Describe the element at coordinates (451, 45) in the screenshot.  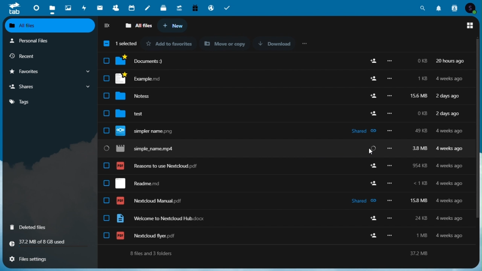
I see `Modified` at that location.